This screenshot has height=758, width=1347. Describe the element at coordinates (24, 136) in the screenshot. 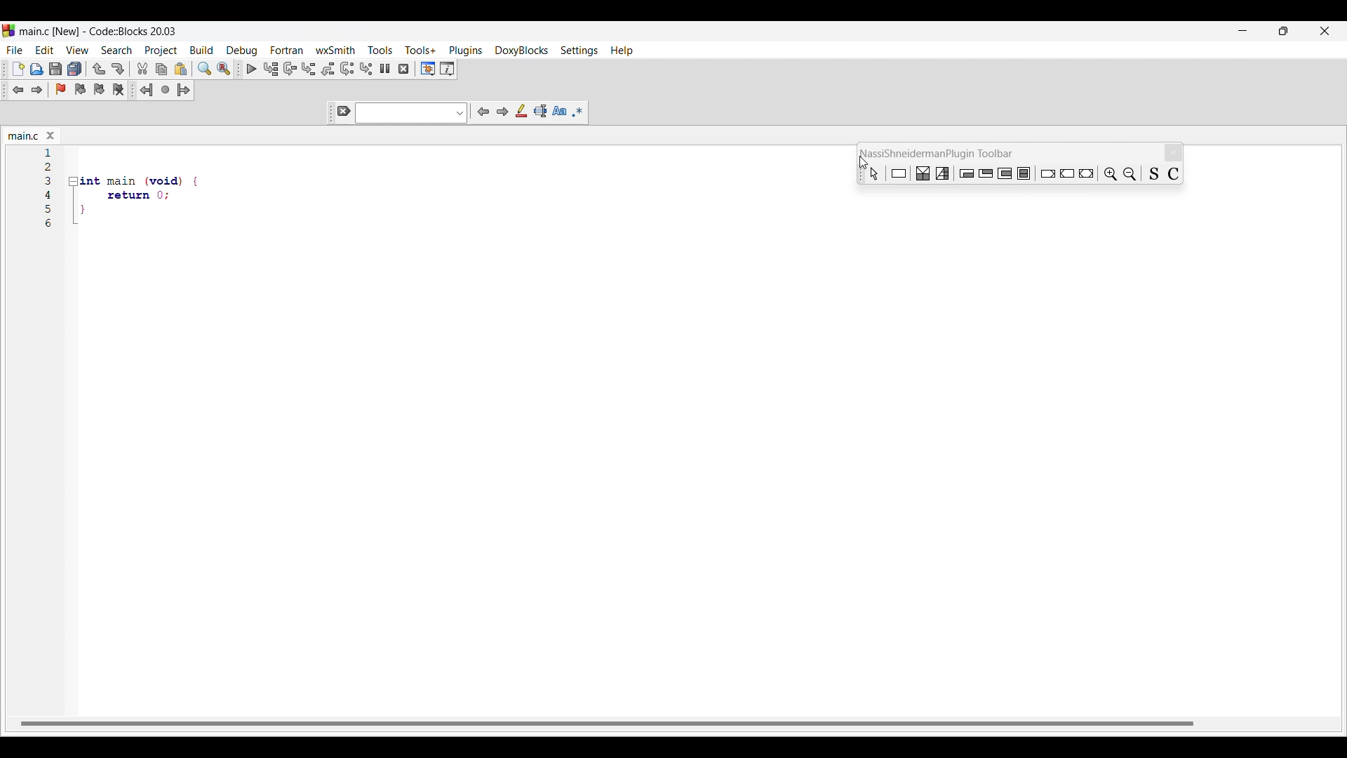

I see `Current tab` at that location.